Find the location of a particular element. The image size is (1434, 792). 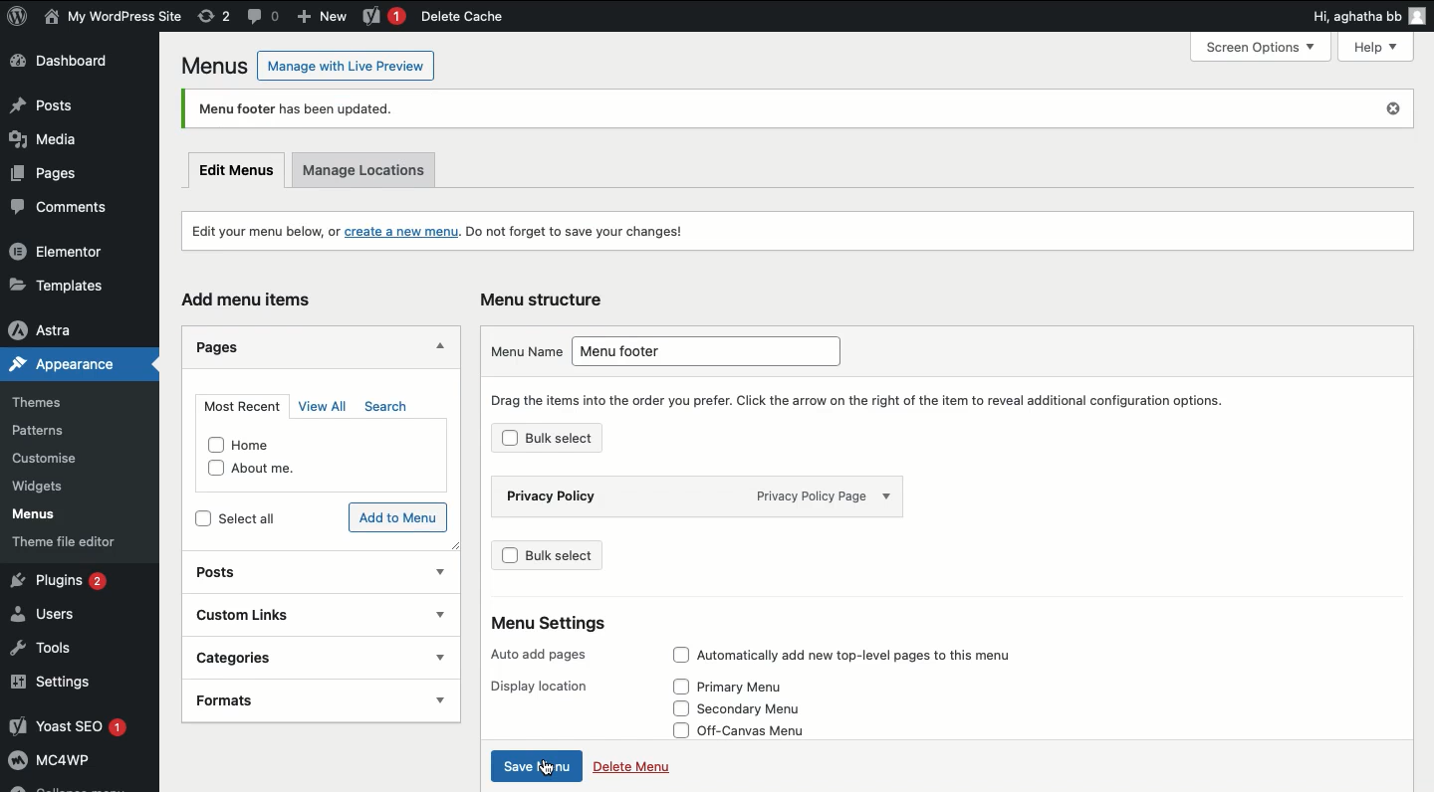

New is located at coordinates (326, 18).